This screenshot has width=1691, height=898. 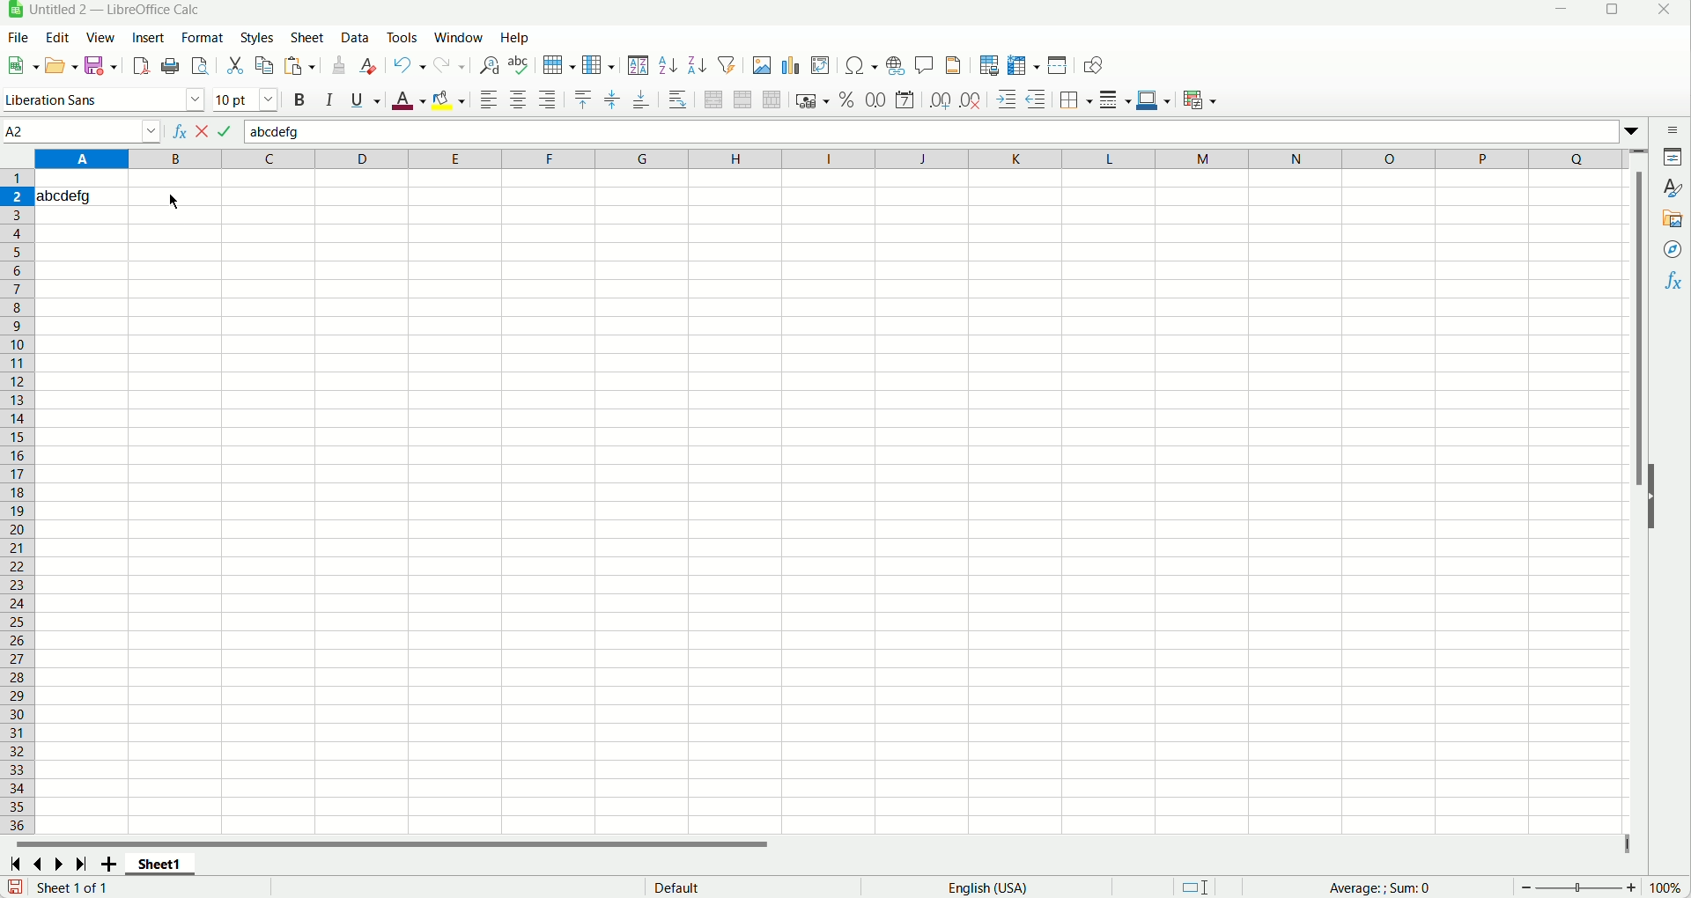 What do you see at coordinates (450, 66) in the screenshot?
I see `redo` at bounding box center [450, 66].